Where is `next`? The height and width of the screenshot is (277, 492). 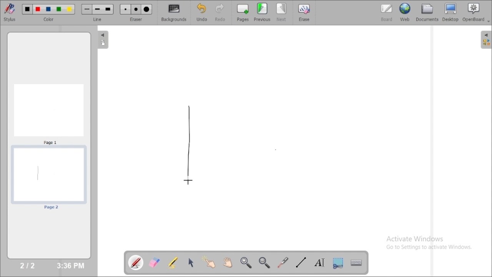
next is located at coordinates (282, 12).